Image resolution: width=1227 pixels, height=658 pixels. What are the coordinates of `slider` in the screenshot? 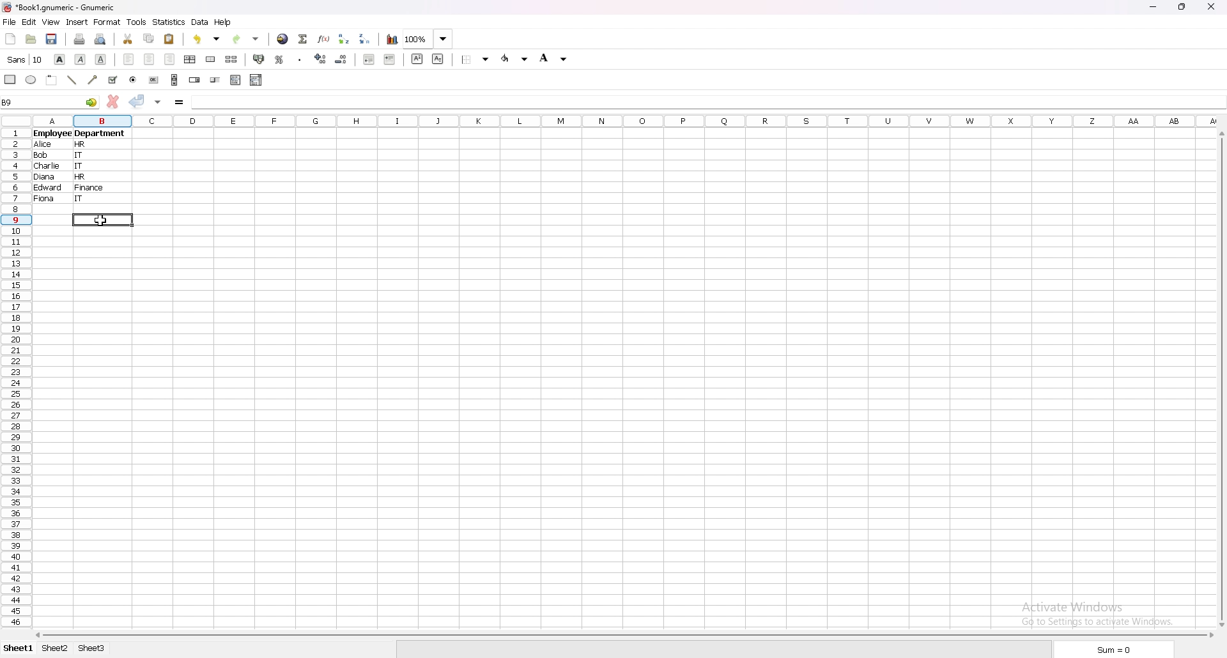 It's located at (216, 80).